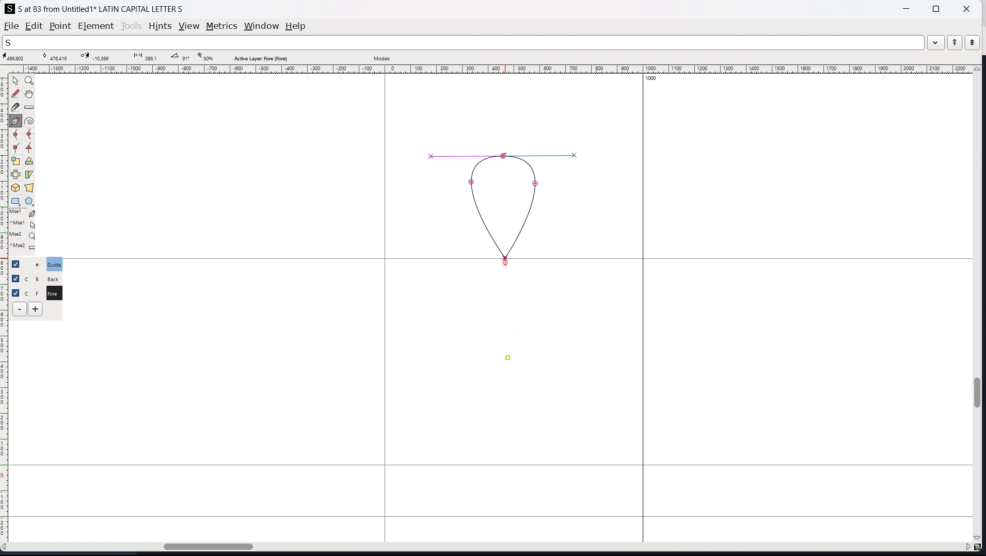 This screenshot has height=556, width=986. Describe the element at coordinates (34, 26) in the screenshot. I see `edit` at that location.